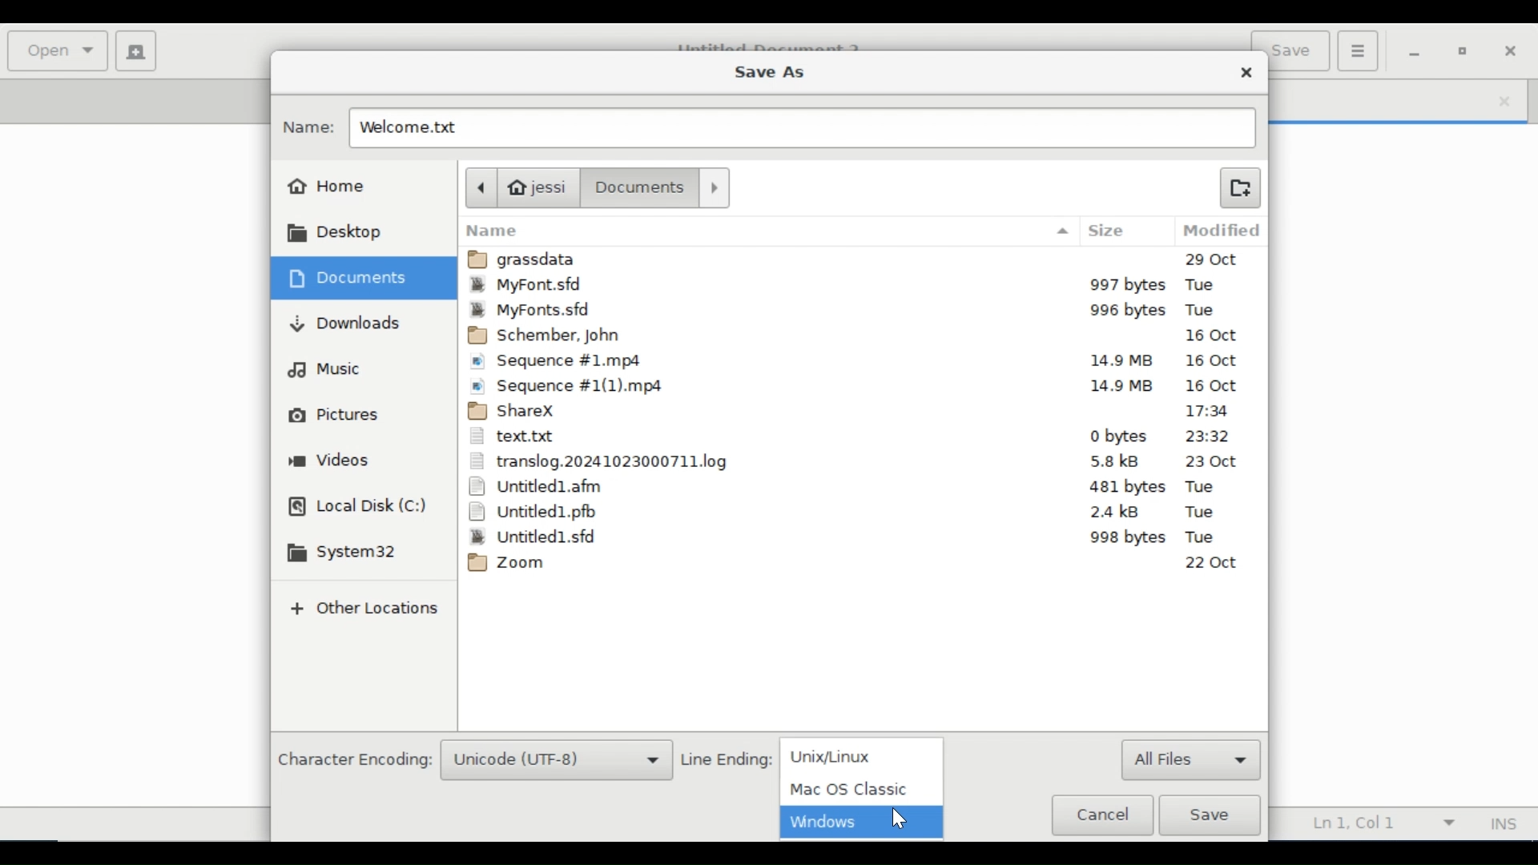 Image resolution: width=1538 pixels, height=865 pixels. I want to click on Close, so click(1248, 73).